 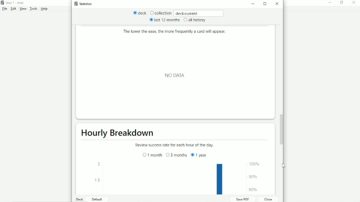 I want to click on Help, so click(x=45, y=9).